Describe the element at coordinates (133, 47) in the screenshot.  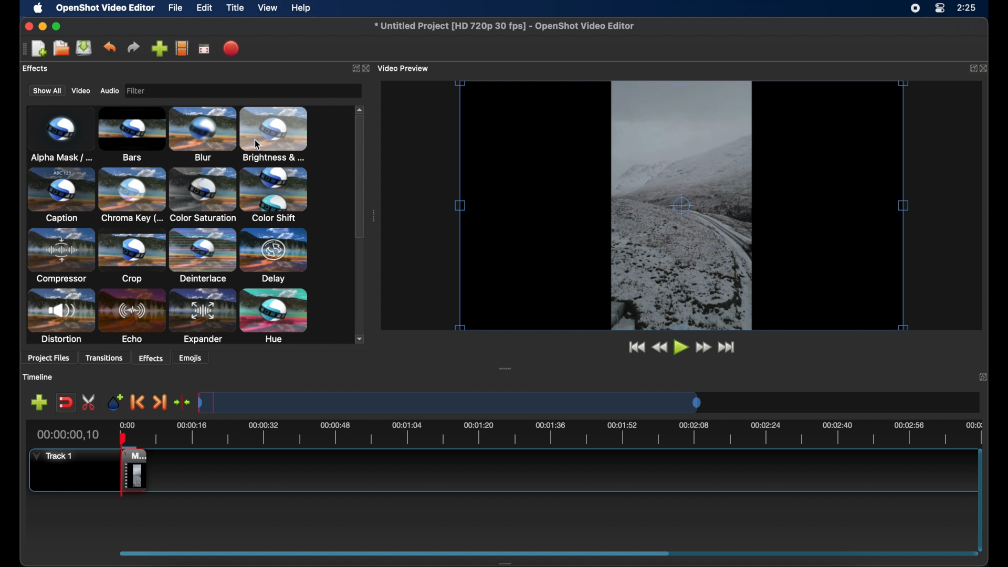
I see `redo` at that location.